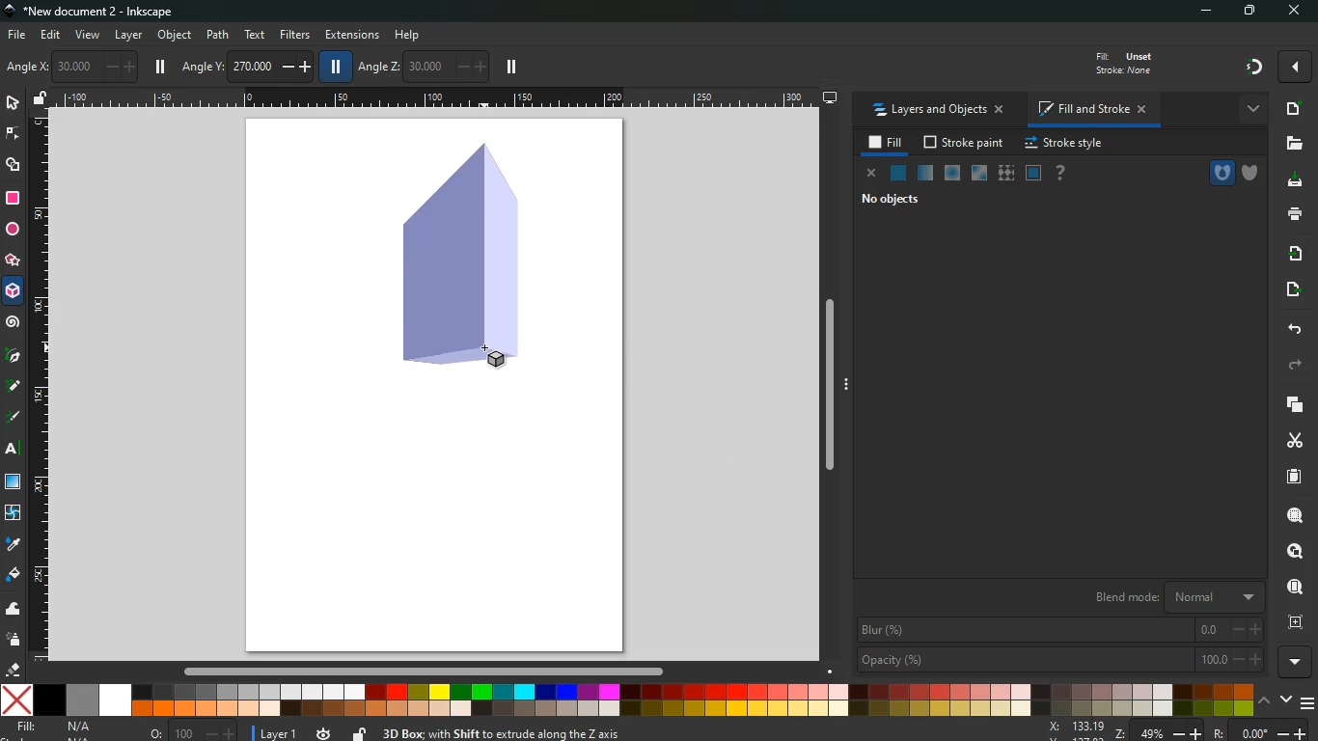 This screenshot has height=741, width=1318. I want to click on window, so click(977, 174).